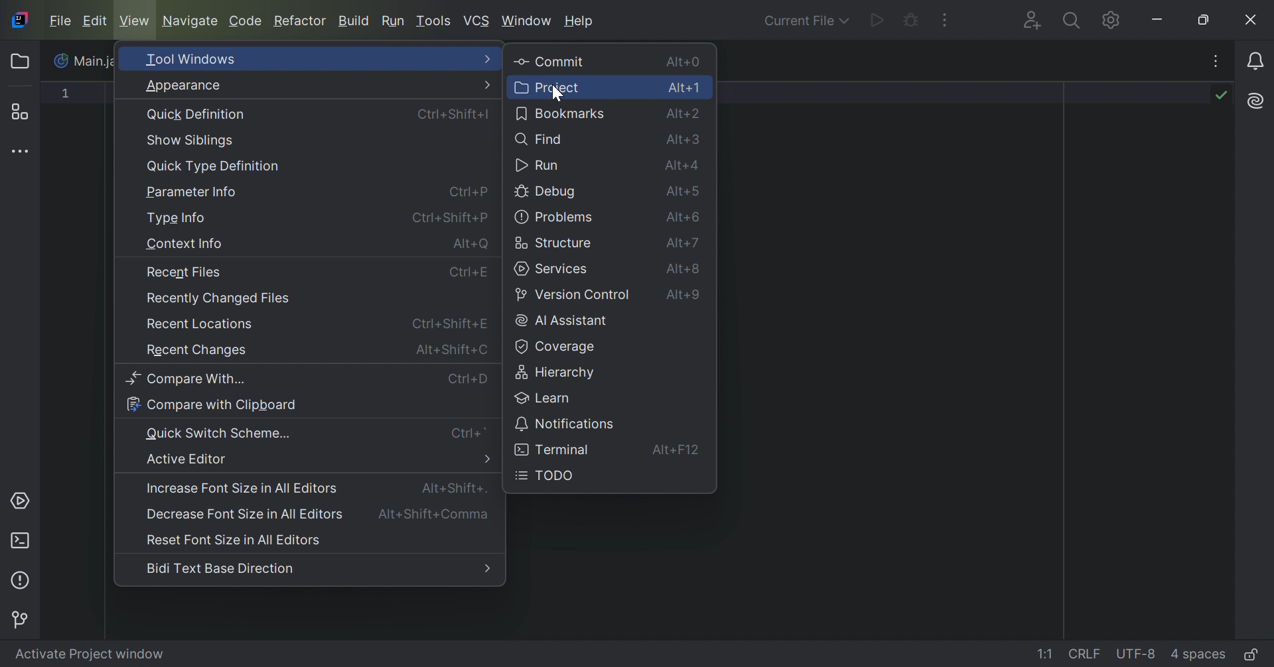 This screenshot has height=667, width=1274. What do you see at coordinates (184, 245) in the screenshot?
I see `Context Info` at bounding box center [184, 245].